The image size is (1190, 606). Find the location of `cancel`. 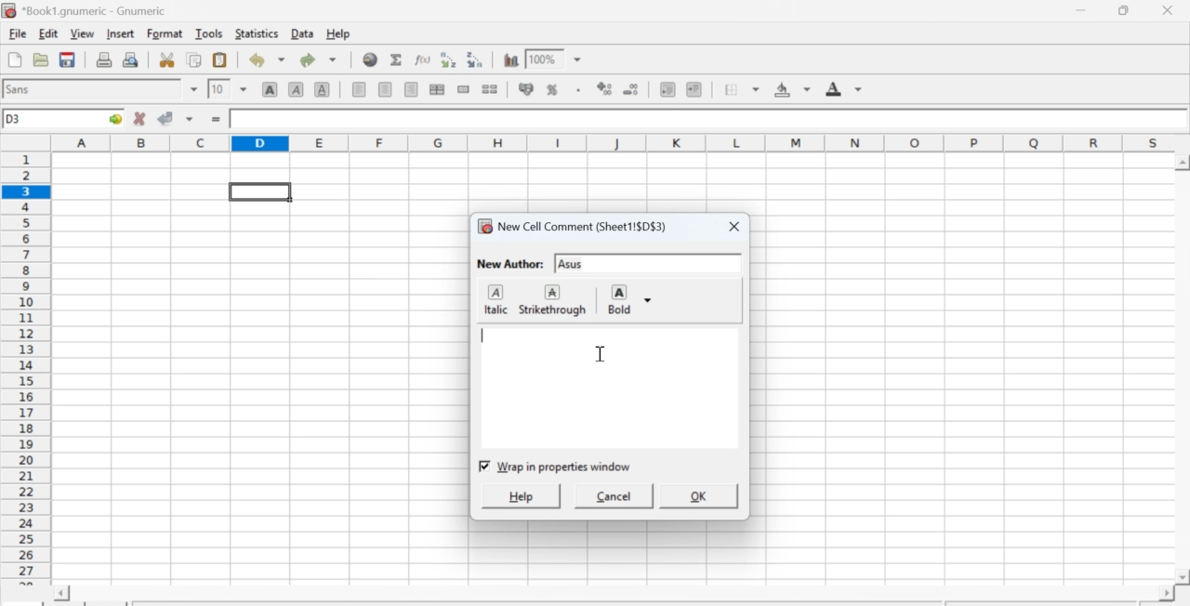

cancel is located at coordinates (612, 495).